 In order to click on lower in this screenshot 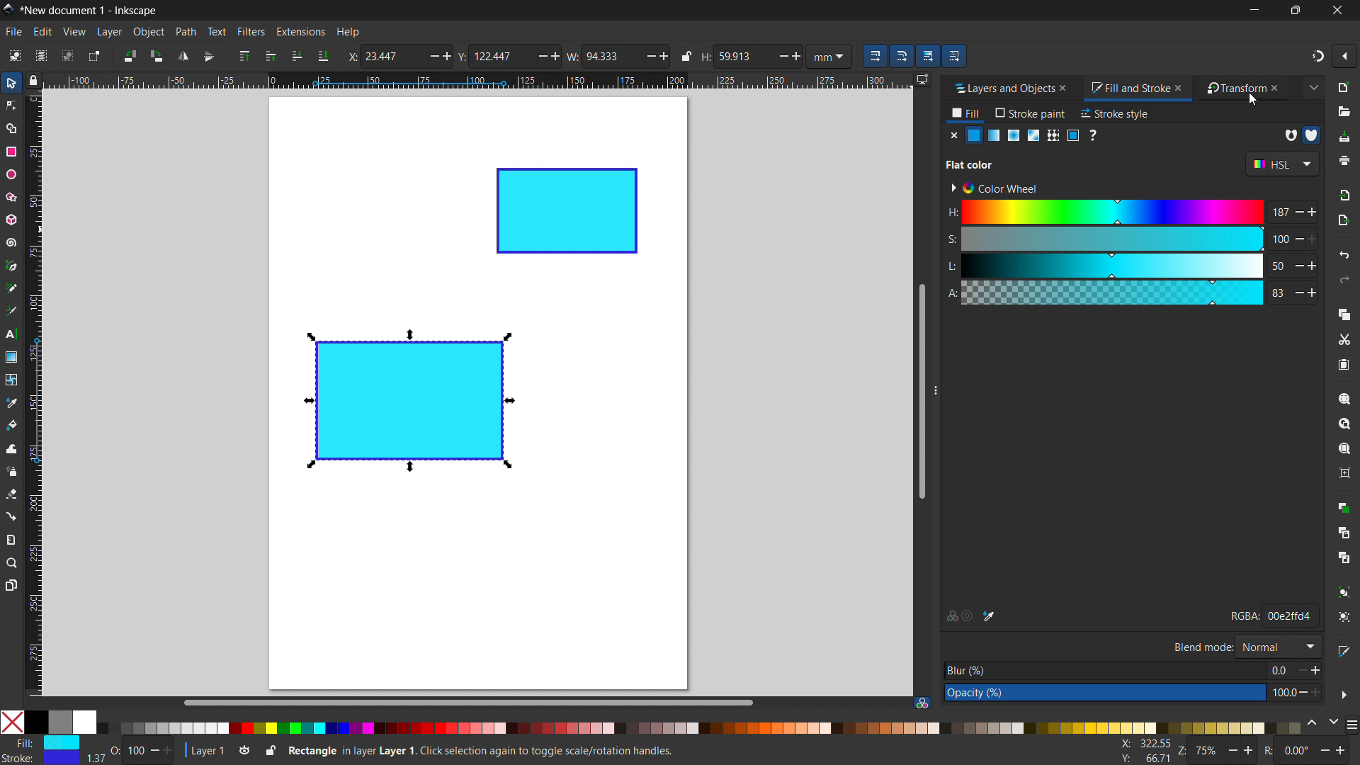, I will do `click(297, 55)`.